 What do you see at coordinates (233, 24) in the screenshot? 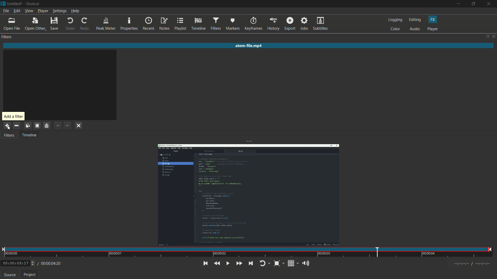
I see `markers` at bounding box center [233, 24].